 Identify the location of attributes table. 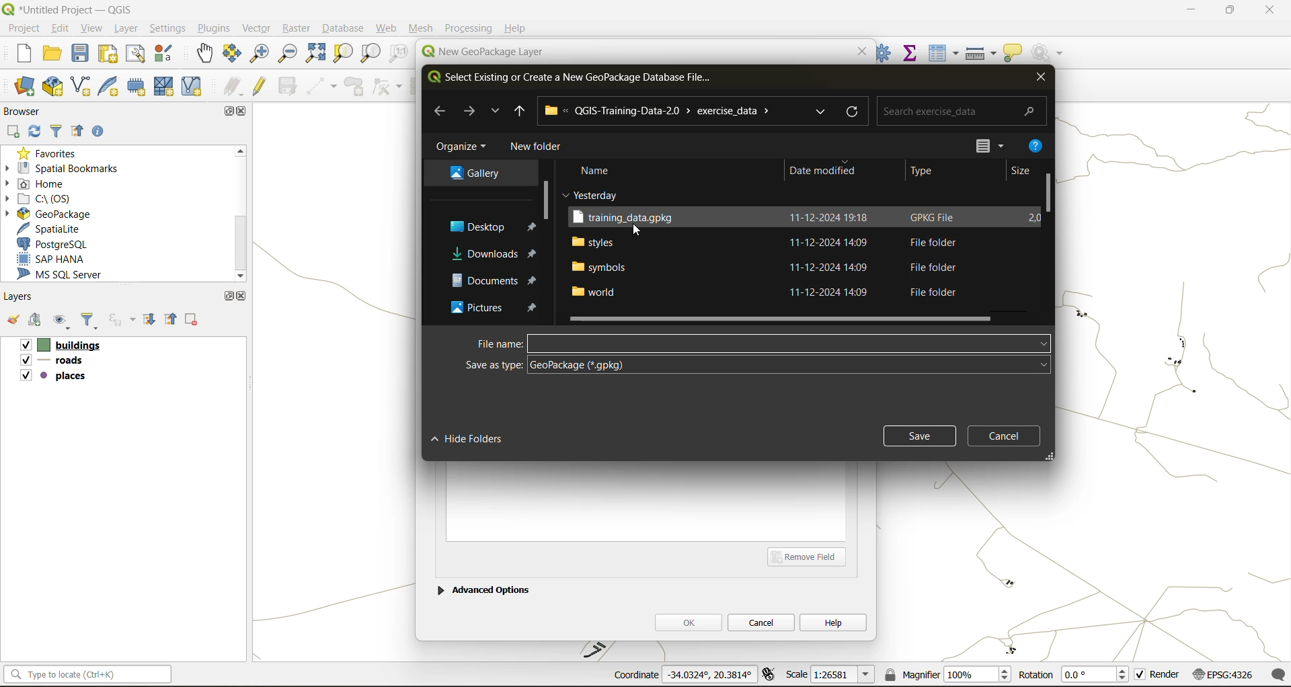
(944, 53).